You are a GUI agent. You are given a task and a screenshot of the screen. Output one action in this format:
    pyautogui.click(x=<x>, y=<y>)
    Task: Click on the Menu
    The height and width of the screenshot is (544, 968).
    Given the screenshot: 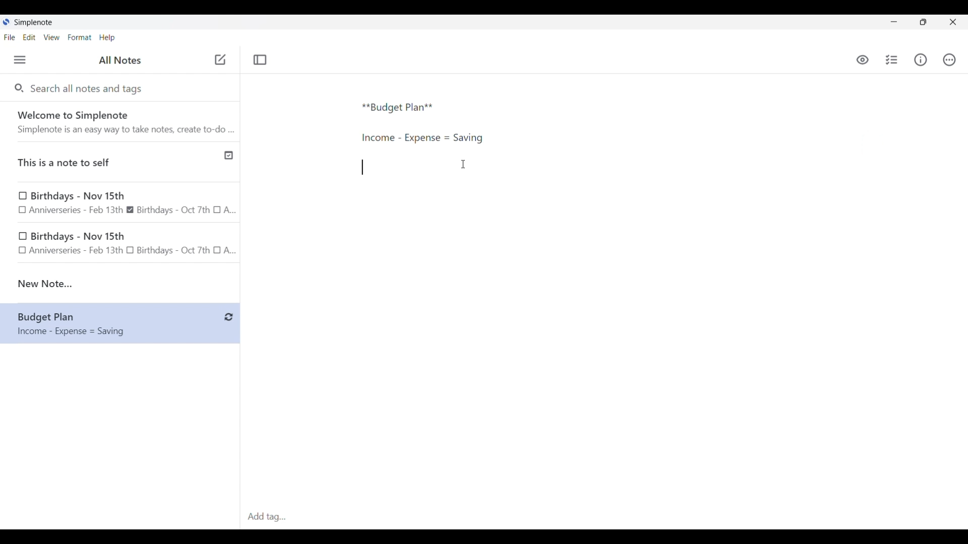 What is the action you would take?
    pyautogui.click(x=20, y=59)
    